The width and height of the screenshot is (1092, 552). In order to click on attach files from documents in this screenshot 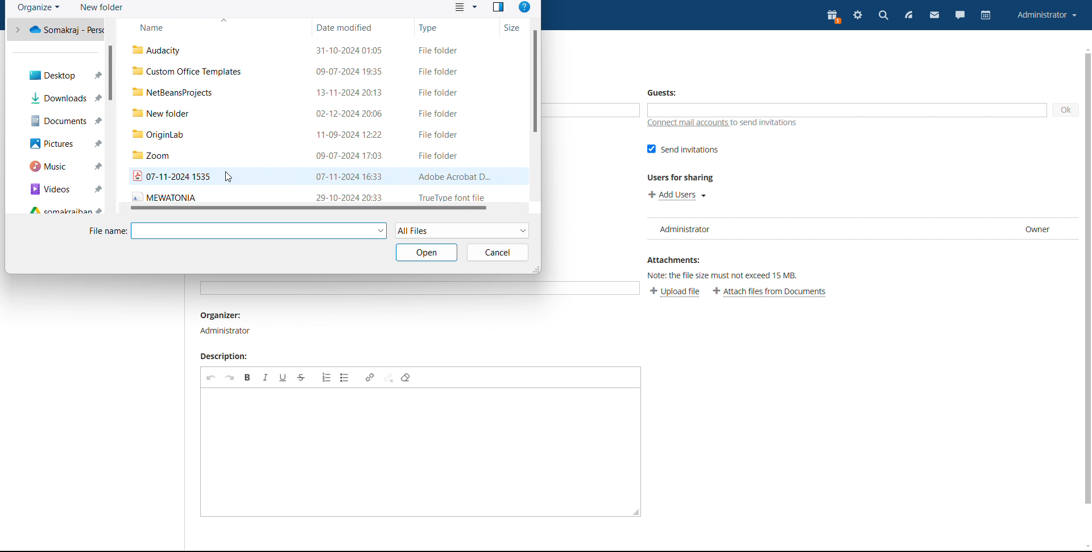, I will do `click(770, 292)`.